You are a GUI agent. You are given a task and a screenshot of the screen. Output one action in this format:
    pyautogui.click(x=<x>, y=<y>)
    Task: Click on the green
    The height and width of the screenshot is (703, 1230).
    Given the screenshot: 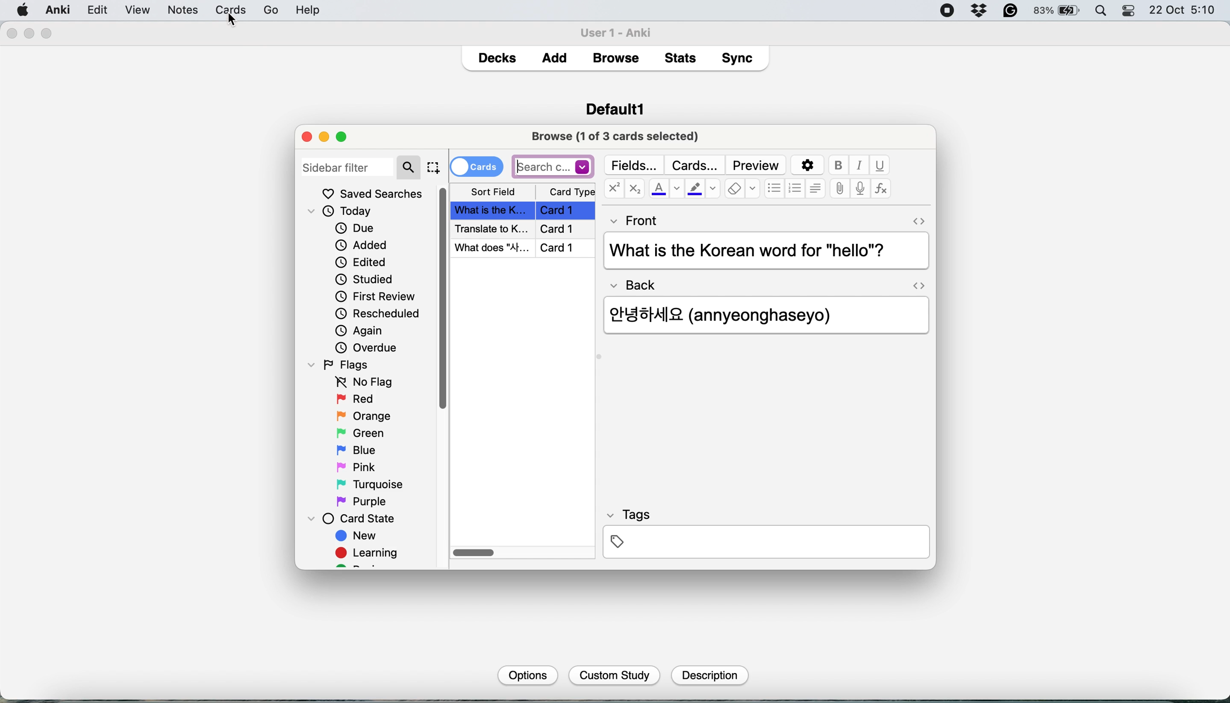 What is the action you would take?
    pyautogui.click(x=368, y=432)
    